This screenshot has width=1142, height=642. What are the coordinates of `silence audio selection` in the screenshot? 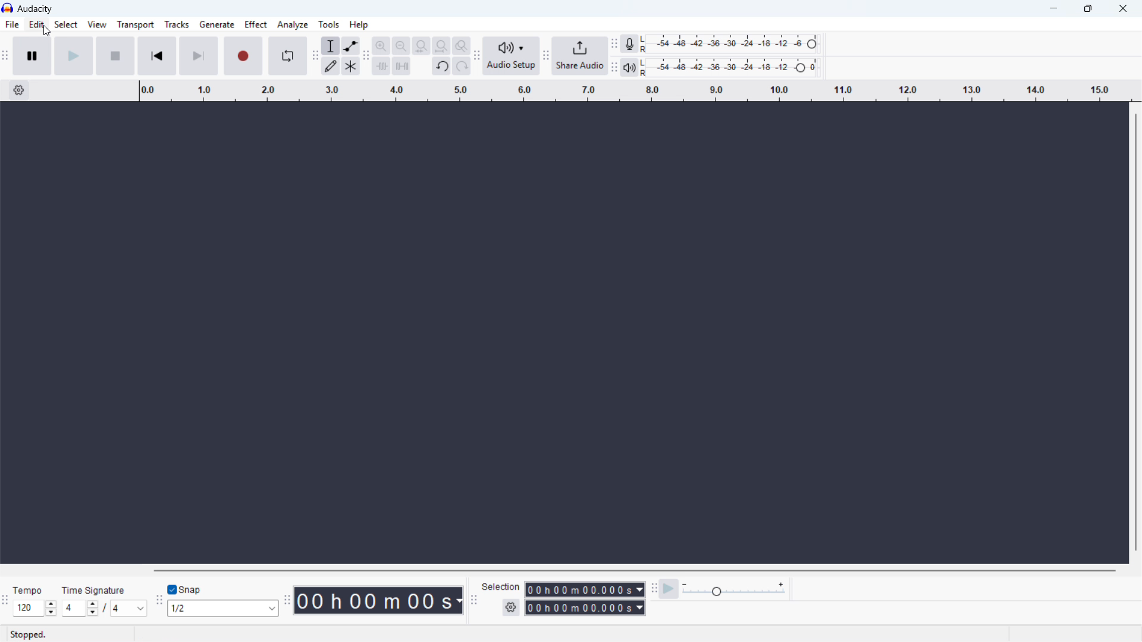 It's located at (401, 66).